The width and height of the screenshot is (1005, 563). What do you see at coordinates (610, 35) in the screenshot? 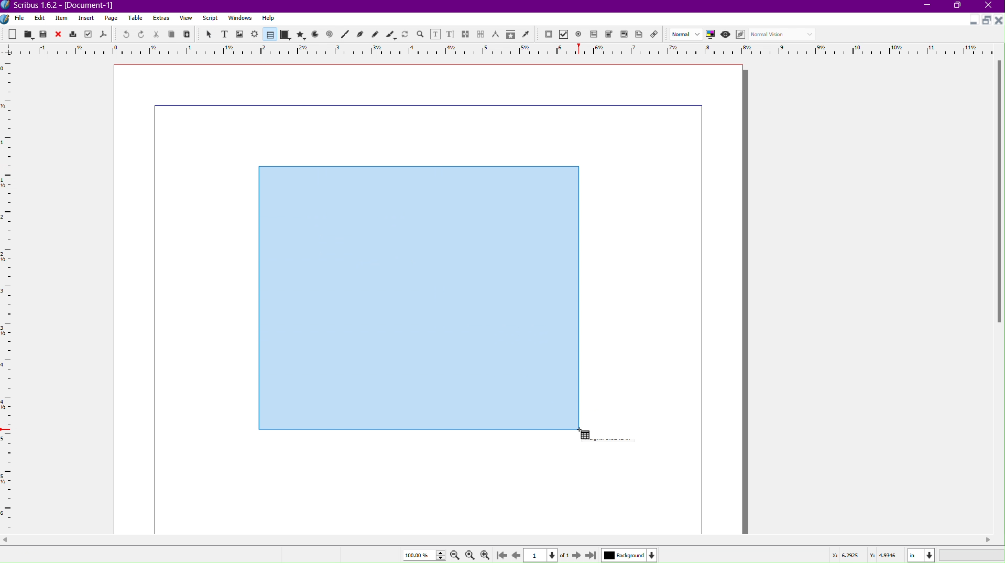
I see `PDF Combo Box` at bounding box center [610, 35].